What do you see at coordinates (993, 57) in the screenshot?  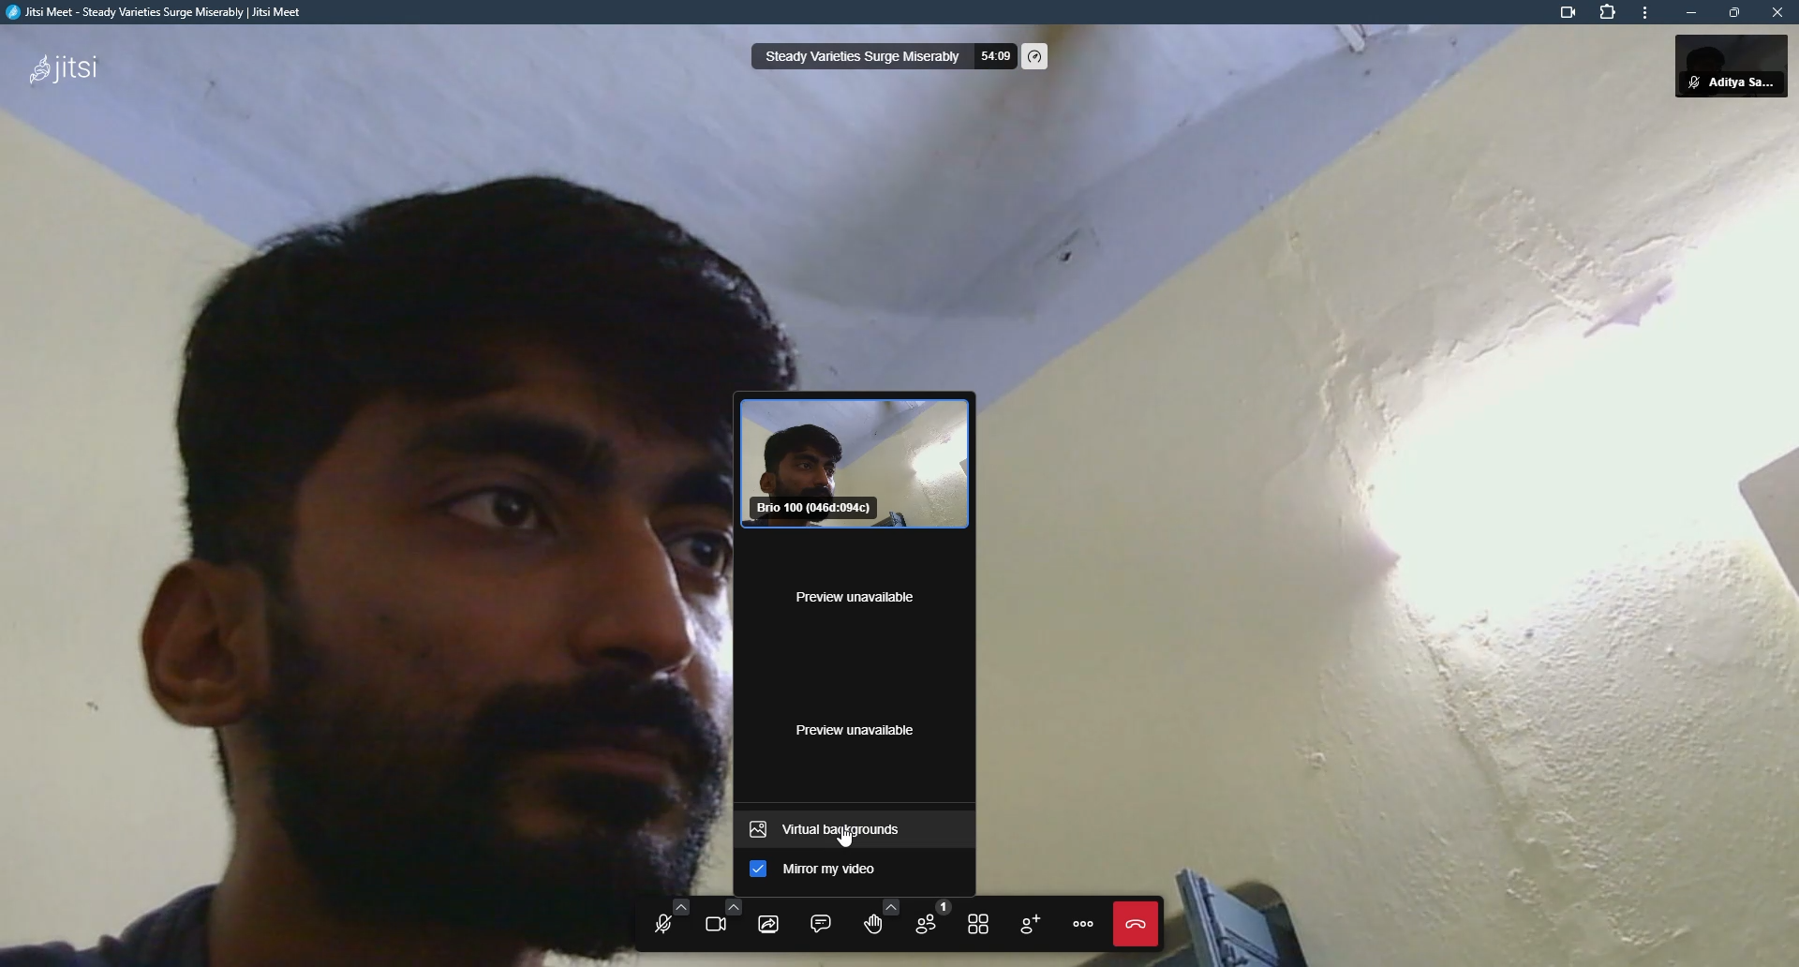 I see `time elapsed` at bounding box center [993, 57].